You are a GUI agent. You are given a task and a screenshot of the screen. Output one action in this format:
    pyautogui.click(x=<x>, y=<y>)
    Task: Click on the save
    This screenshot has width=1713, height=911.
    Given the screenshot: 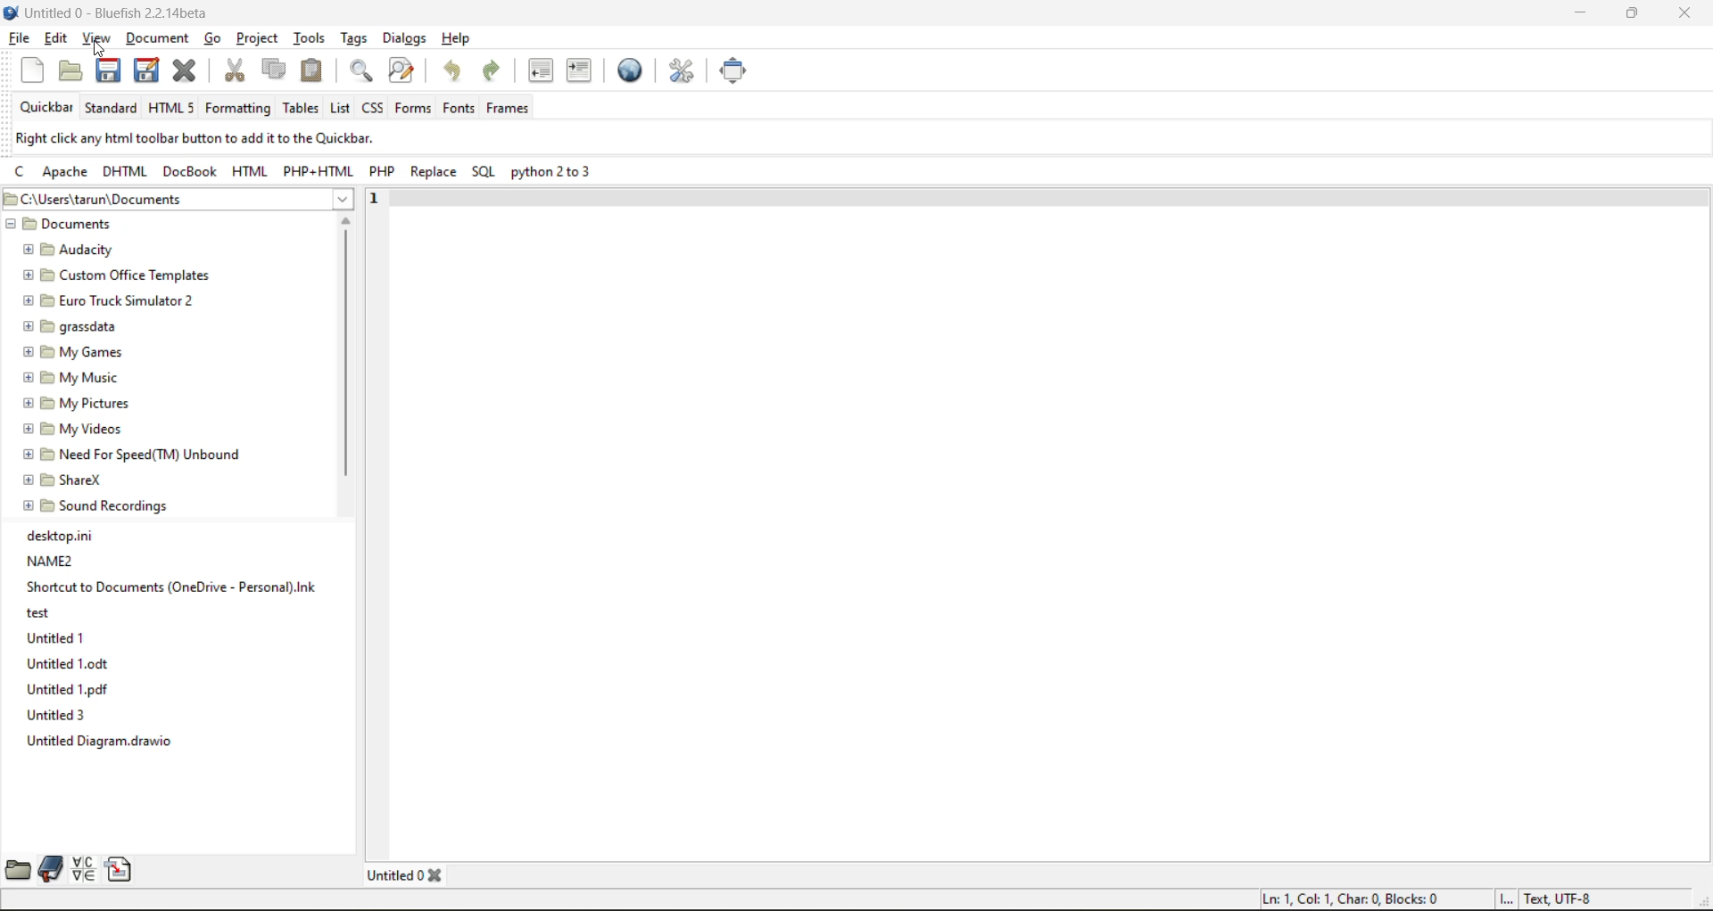 What is the action you would take?
    pyautogui.click(x=110, y=70)
    